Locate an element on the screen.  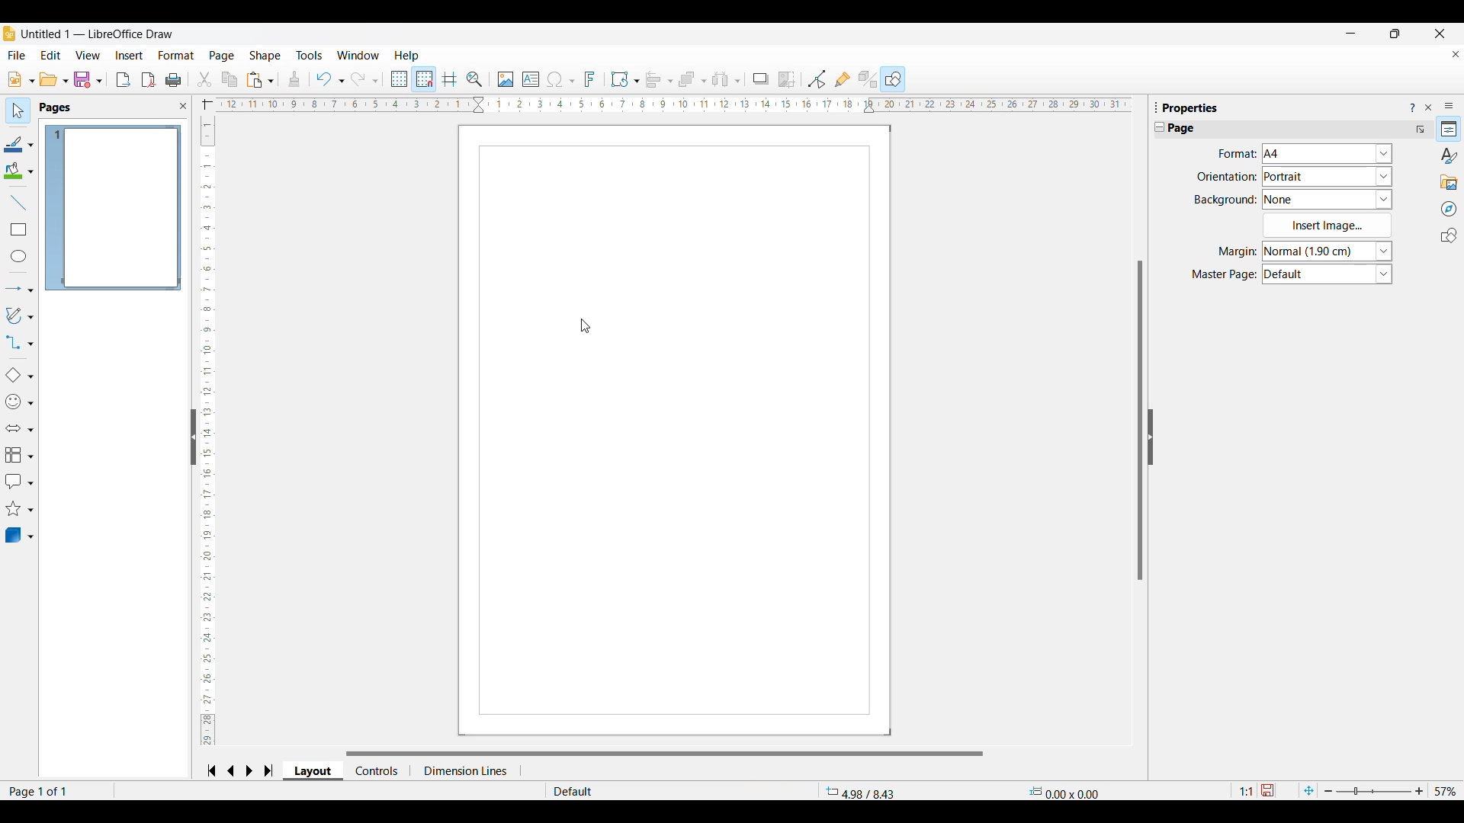
Go to previous slide is located at coordinates (231, 770).